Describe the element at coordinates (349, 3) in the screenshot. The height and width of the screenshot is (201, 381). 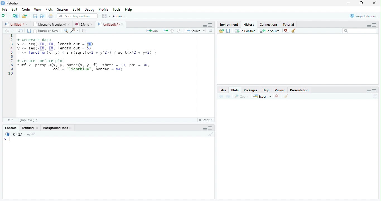
I see `minimize` at that location.